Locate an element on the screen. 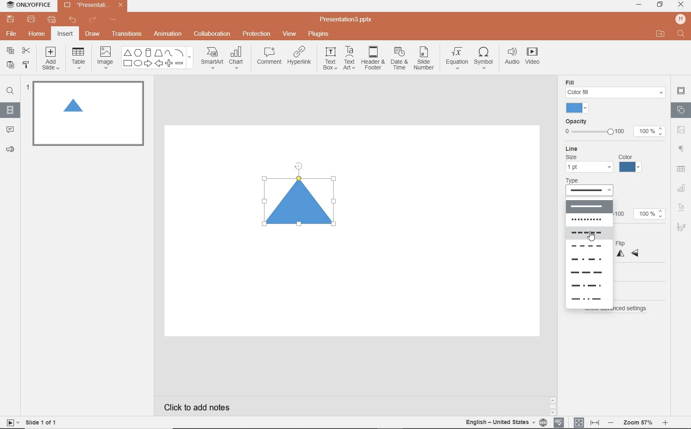 This screenshot has width=691, height=429. VIEW is located at coordinates (290, 35).